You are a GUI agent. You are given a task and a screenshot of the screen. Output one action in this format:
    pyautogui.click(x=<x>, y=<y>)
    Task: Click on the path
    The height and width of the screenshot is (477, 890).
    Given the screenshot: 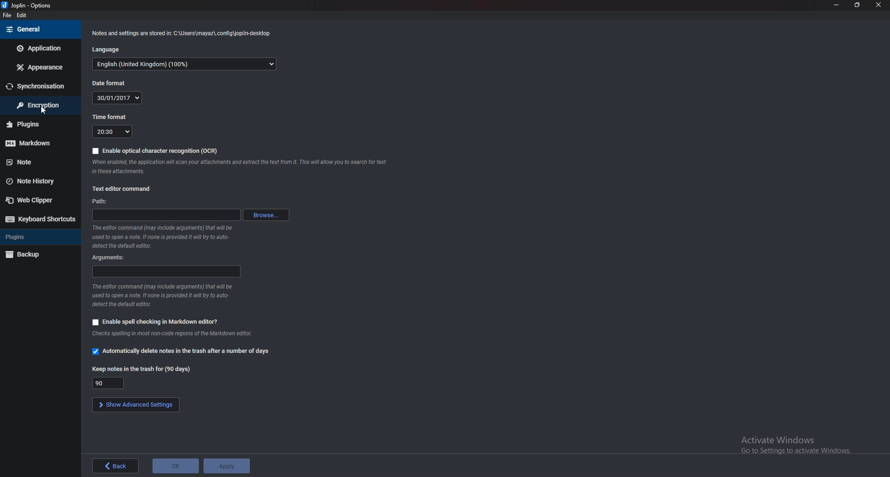 What is the action you would take?
    pyautogui.click(x=100, y=201)
    